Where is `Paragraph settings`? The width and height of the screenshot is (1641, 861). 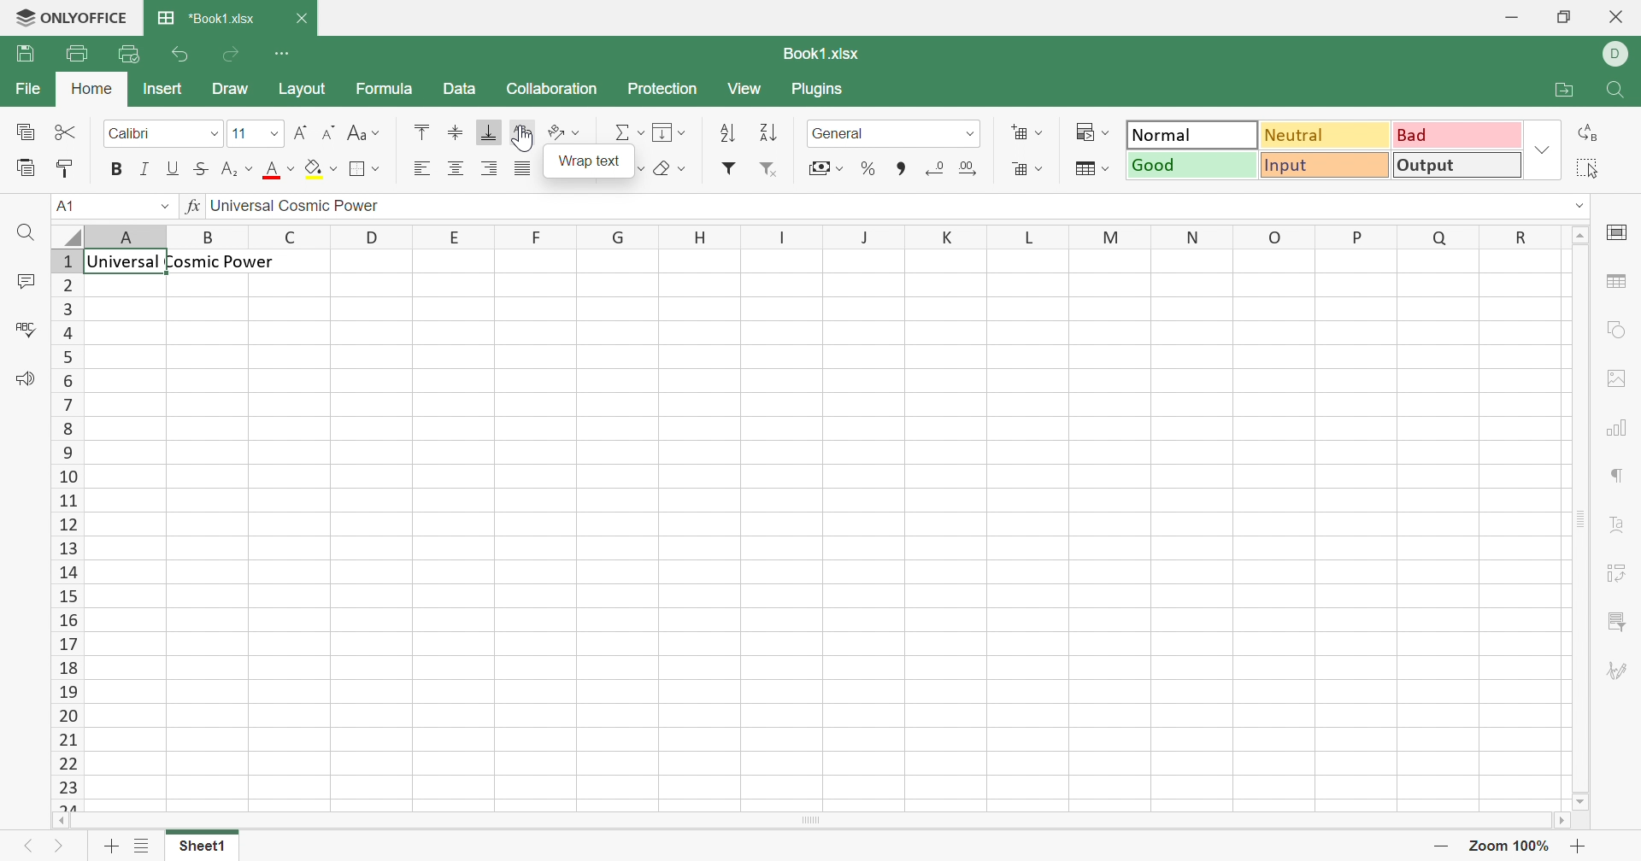
Paragraph settings is located at coordinates (1620, 479).